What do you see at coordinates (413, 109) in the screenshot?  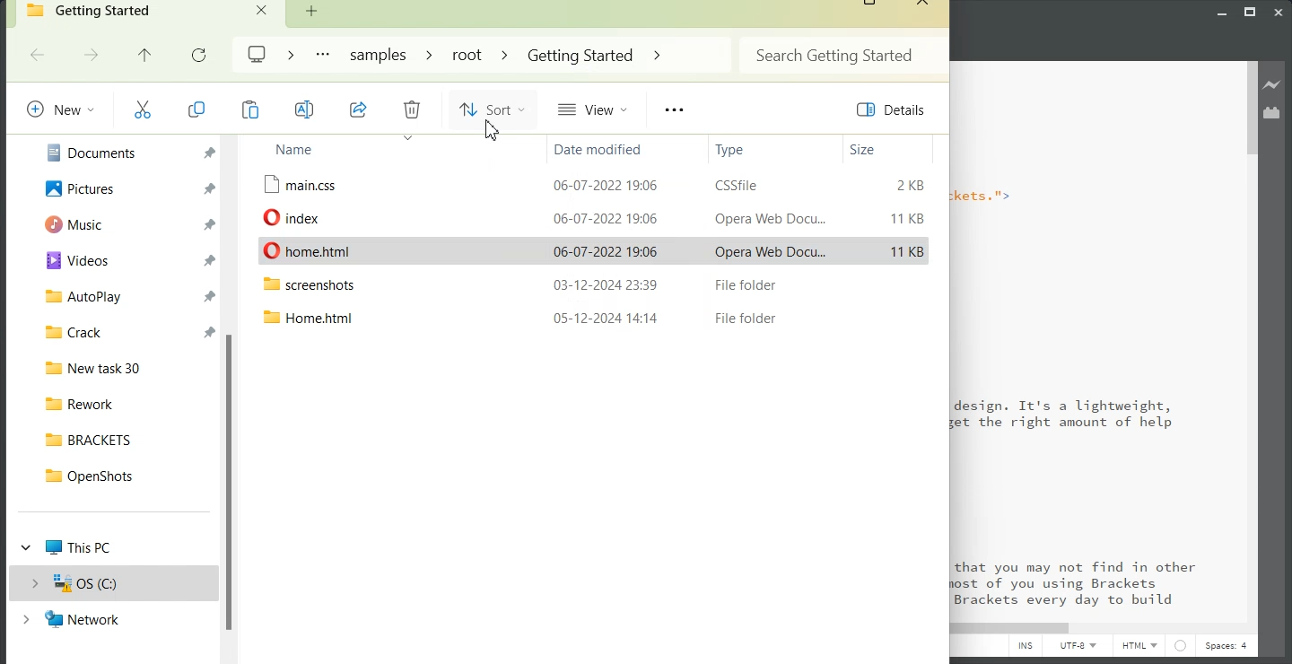 I see `Delete` at bounding box center [413, 109].